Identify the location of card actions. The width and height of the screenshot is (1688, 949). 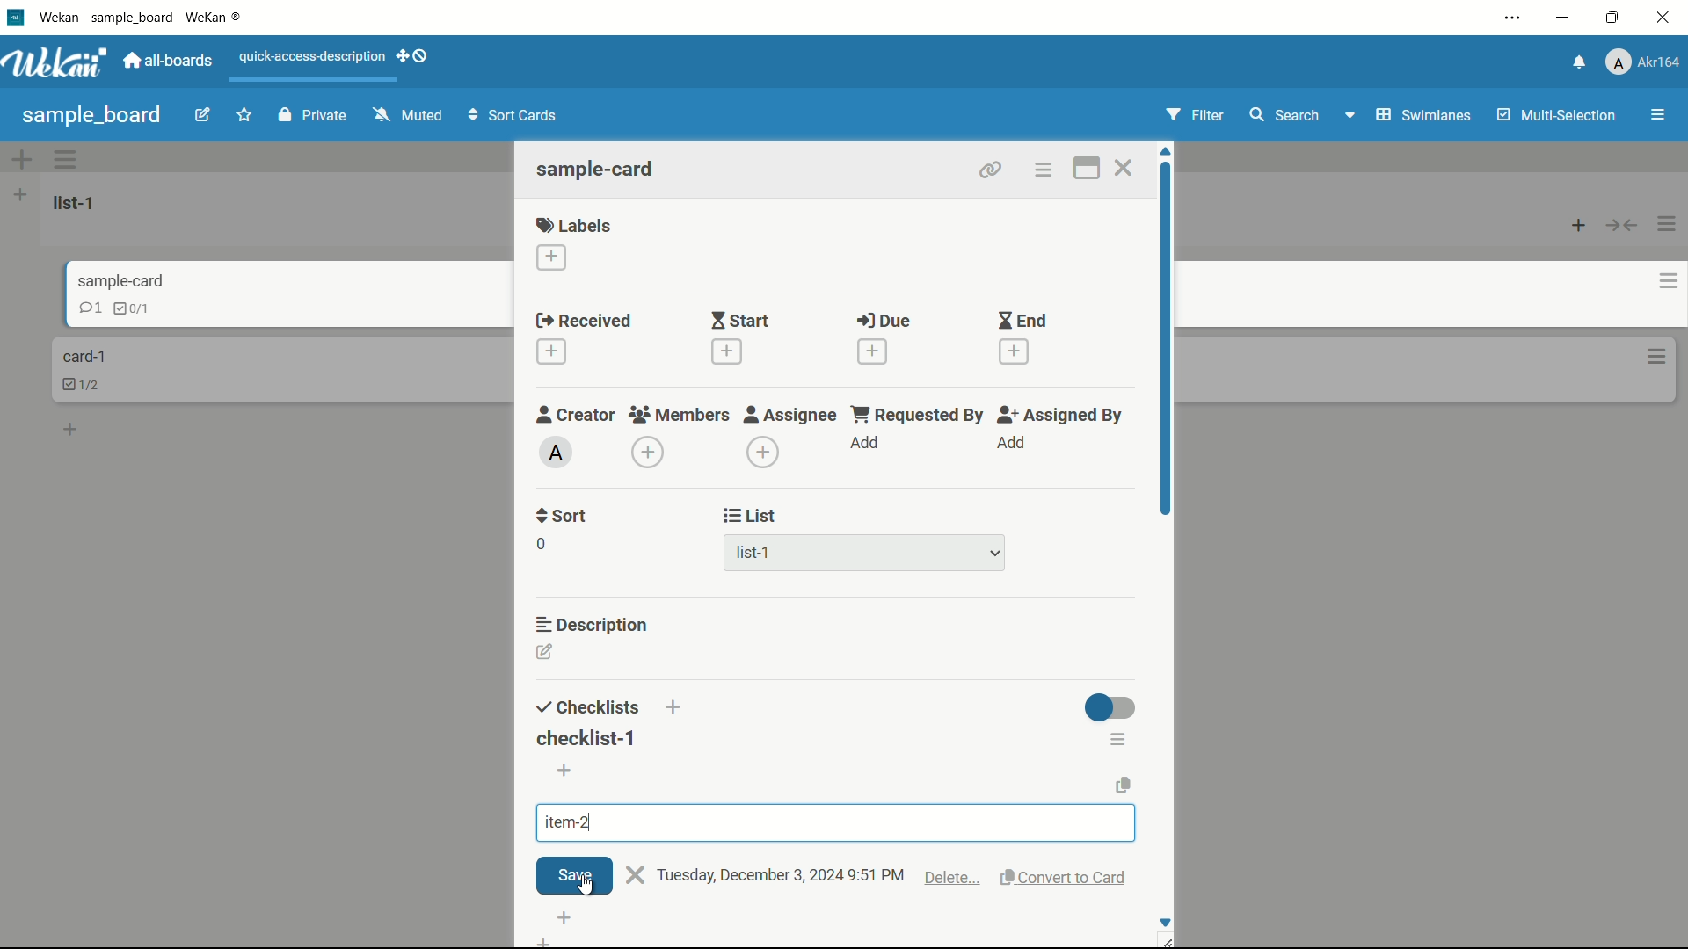
(1658, 358).